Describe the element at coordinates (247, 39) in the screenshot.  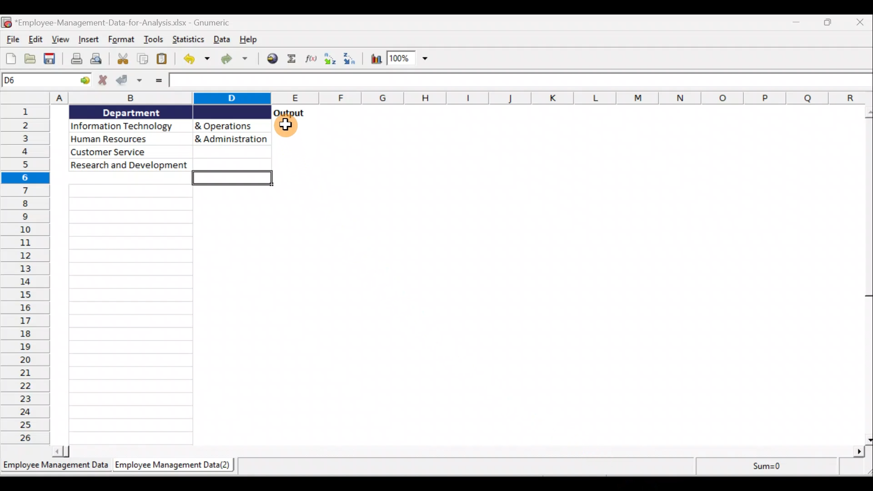
I see `Help` at that location.